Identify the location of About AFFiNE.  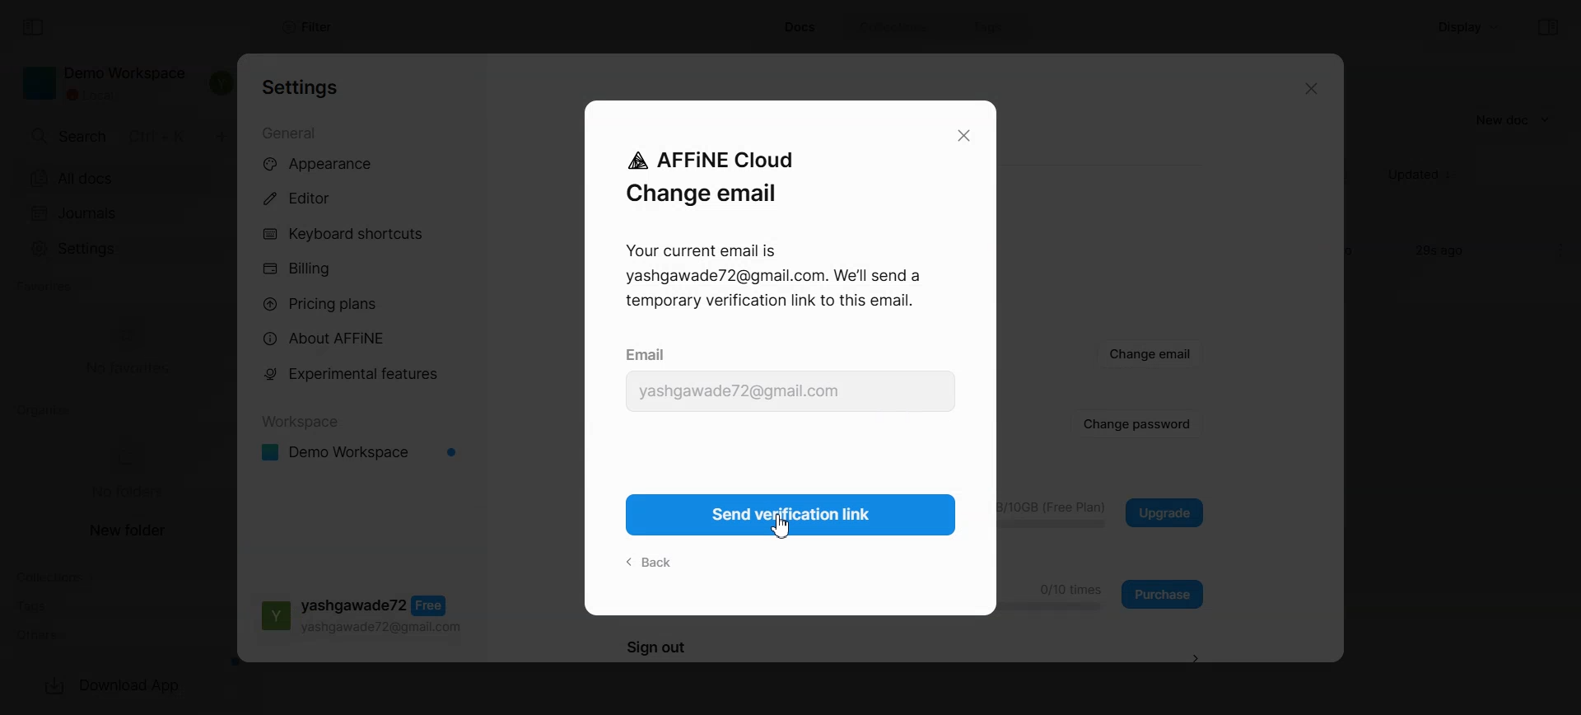
(362, 339).